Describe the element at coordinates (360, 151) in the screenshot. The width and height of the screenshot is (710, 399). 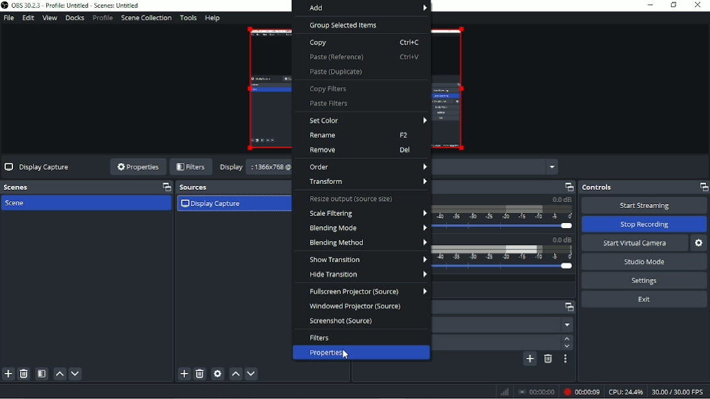
I see `Remove` at that location.